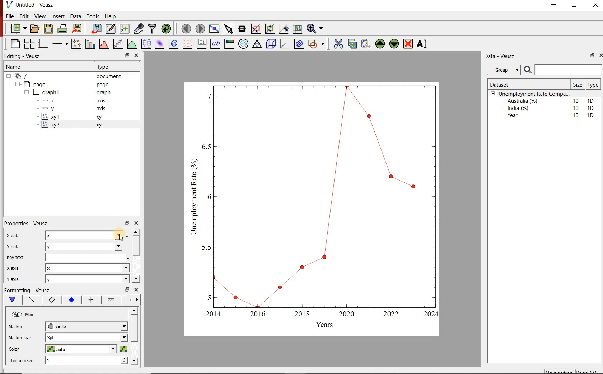 This screenshot has height=374, width=603. I want to click on plot line, so click(33, 300).